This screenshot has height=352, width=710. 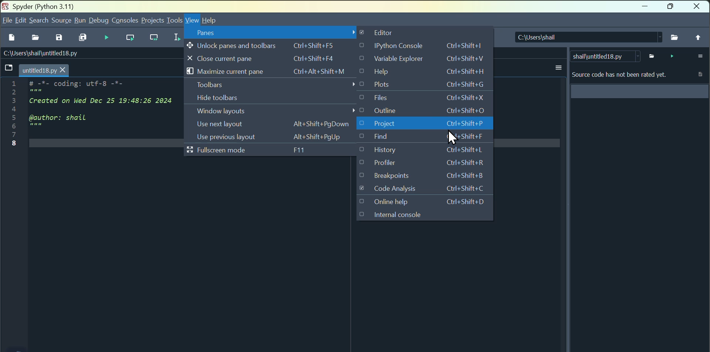 I want to click on Code Analyzer section , so click(x=638, y=97).